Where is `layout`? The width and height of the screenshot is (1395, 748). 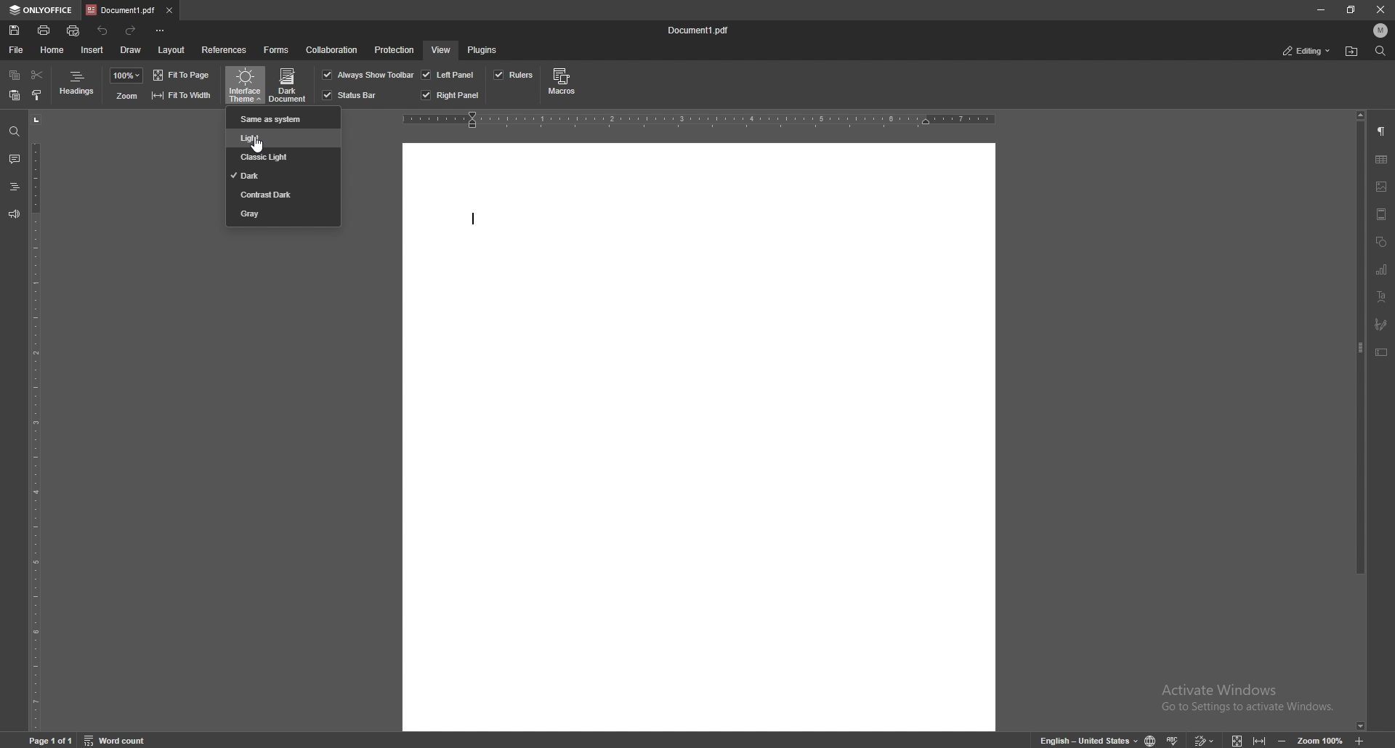
layout is located at coordinates (172, 52).